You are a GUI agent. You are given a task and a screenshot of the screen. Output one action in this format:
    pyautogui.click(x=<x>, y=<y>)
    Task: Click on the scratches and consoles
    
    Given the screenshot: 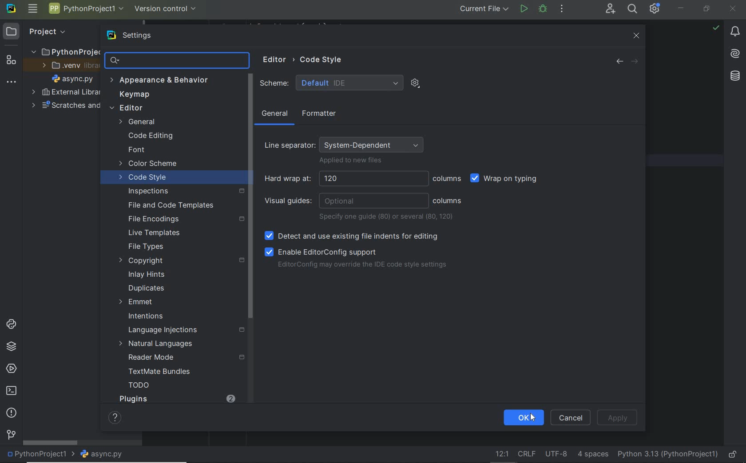 What is the action you would take?
    pyautogui.click(x=61, y=106)
    